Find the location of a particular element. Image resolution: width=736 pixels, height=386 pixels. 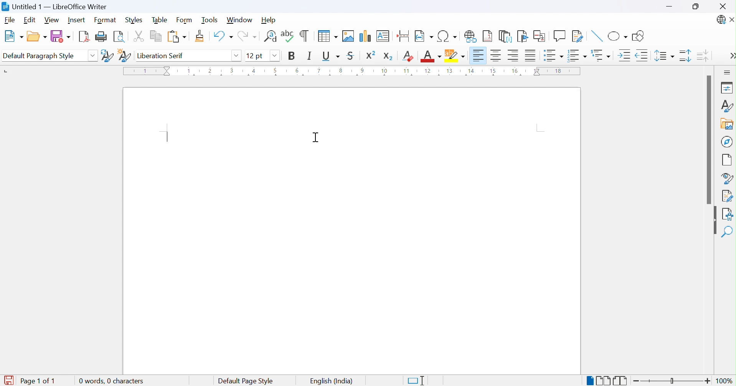

Styles is located at coordinates (728, 106).